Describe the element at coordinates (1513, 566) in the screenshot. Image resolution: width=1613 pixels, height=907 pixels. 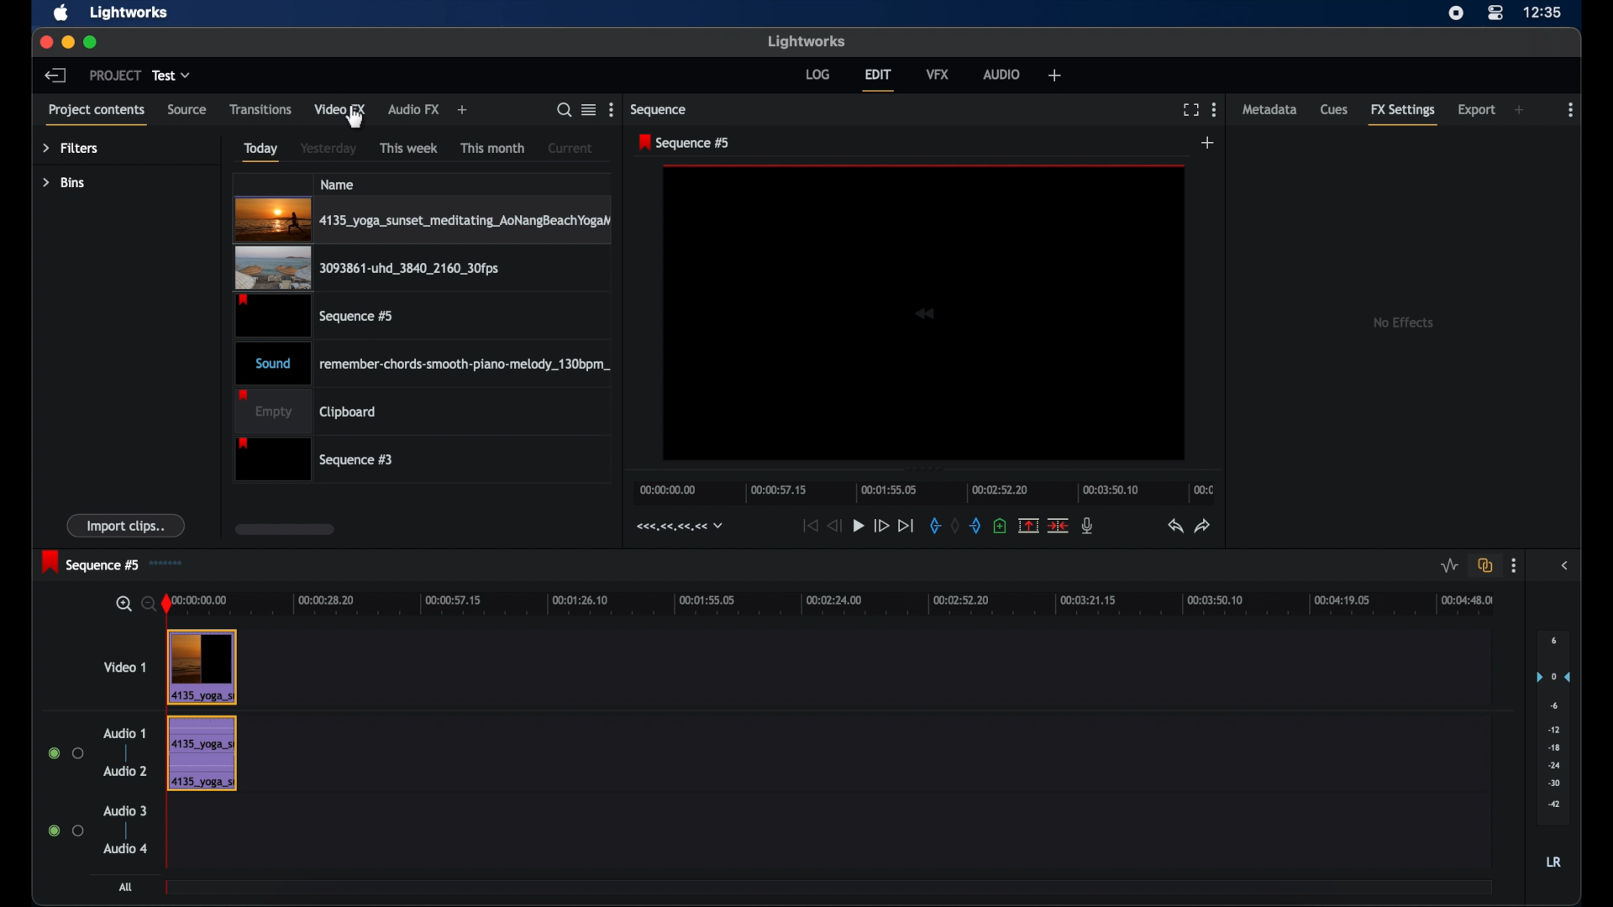
I see `more options` at that location.